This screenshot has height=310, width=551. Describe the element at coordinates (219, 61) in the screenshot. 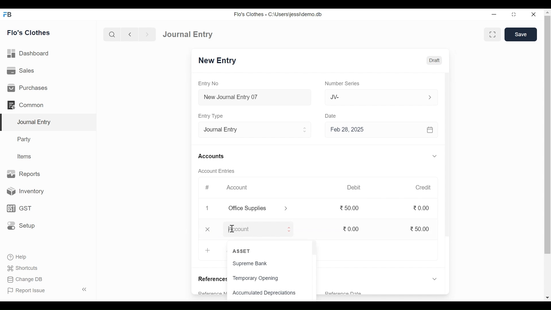

I see `New Entry` at that location.